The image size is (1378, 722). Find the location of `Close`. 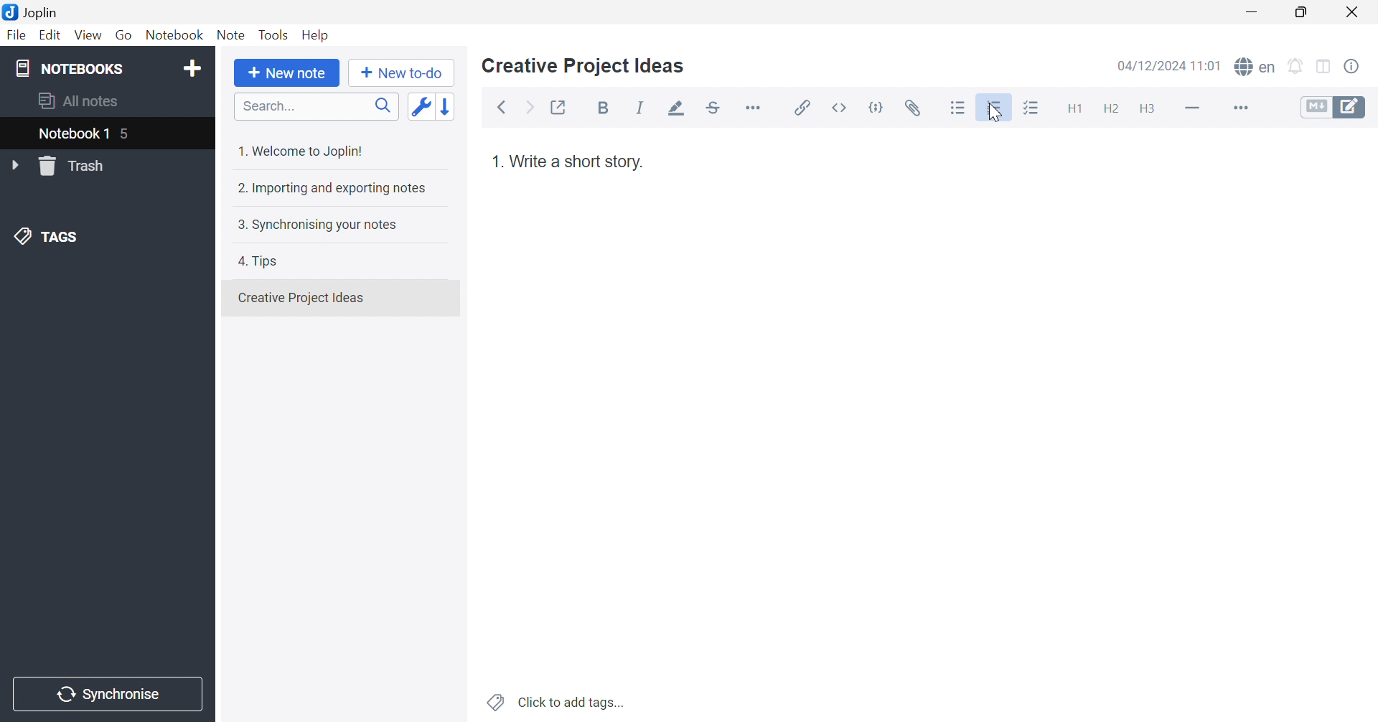

Close is located at coordinates (1355, 13).